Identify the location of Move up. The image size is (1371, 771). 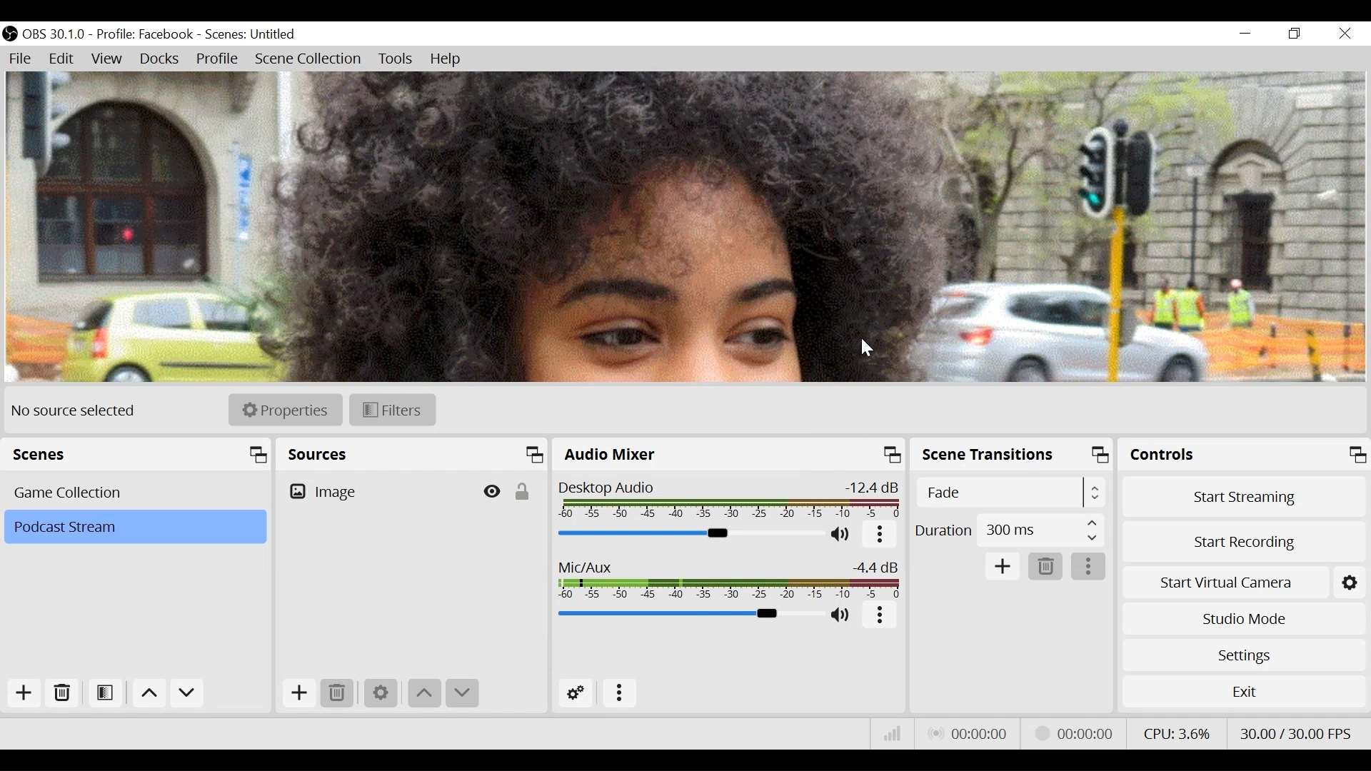
(426, 693).